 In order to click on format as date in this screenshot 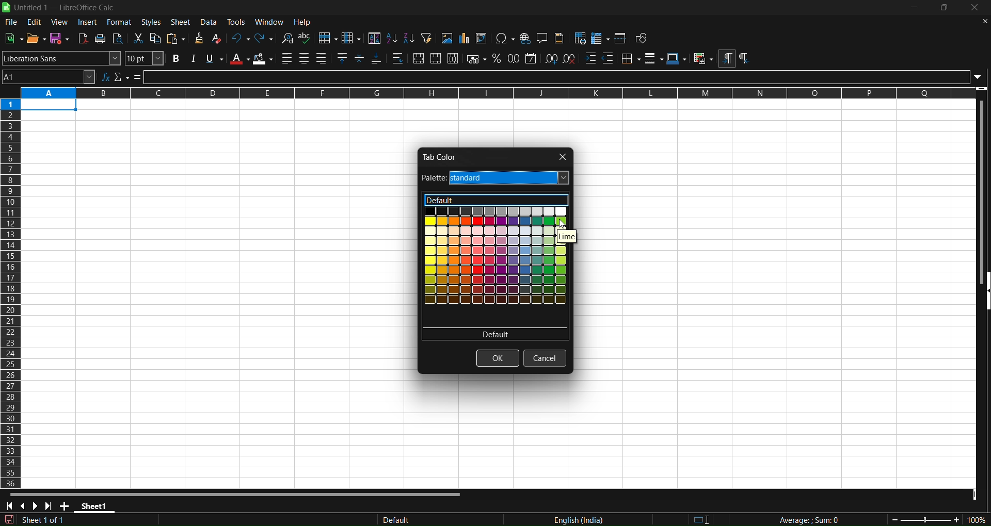, I will do `click(532, 58)`.